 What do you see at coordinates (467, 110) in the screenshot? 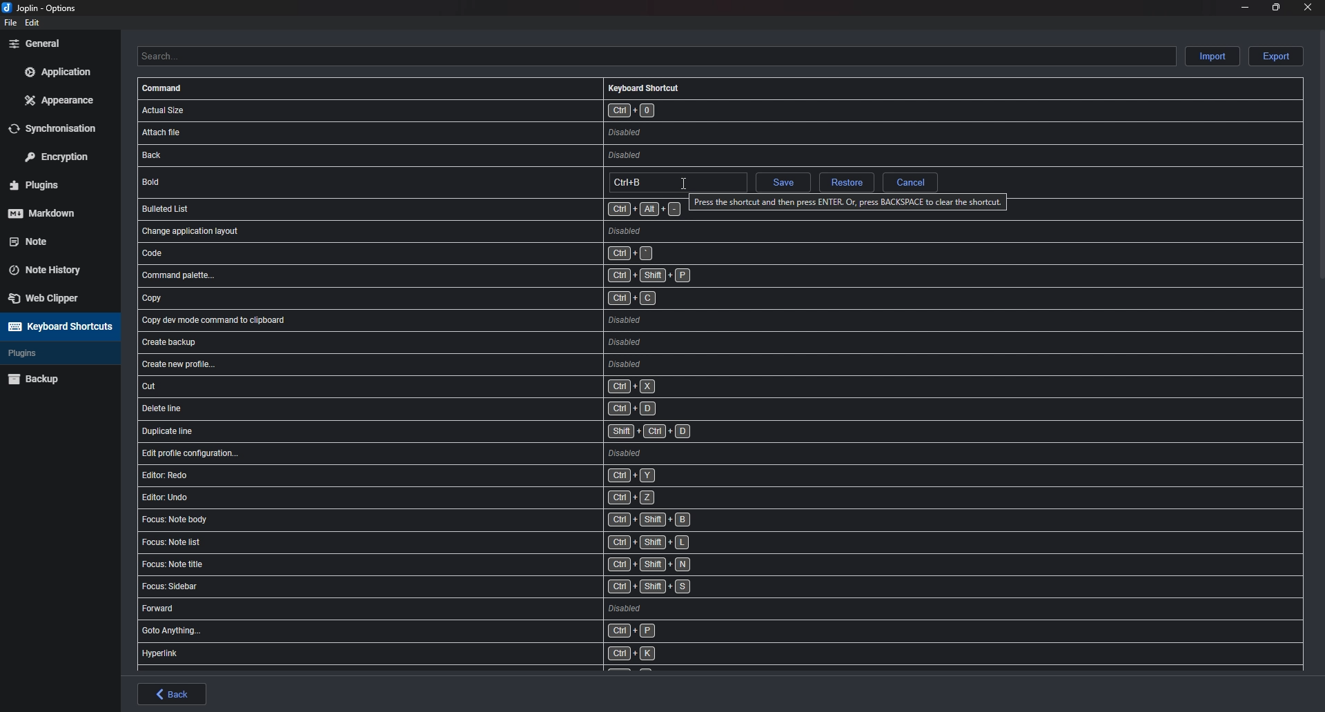
I see `shortcut` at bounding box center [467, 110].